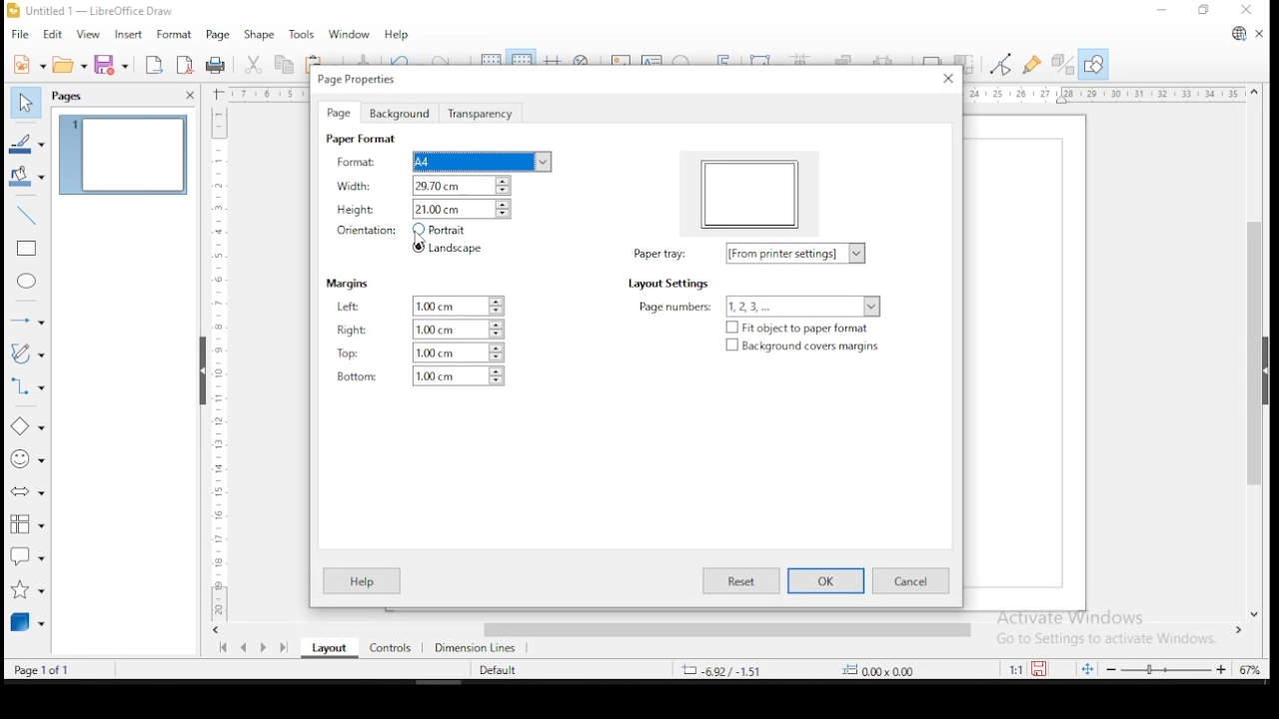 The image size is (1279, 719). Describe the element at coordinates (419, 376) in the screenshot. I see `bottom margin settings` at that location.